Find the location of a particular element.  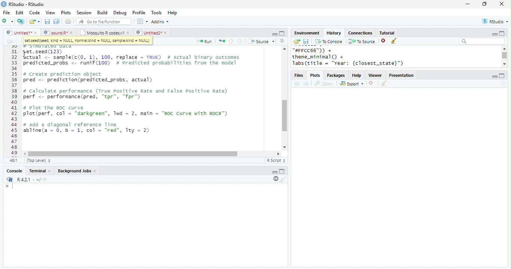

To console is located at coordinates (329, 42).